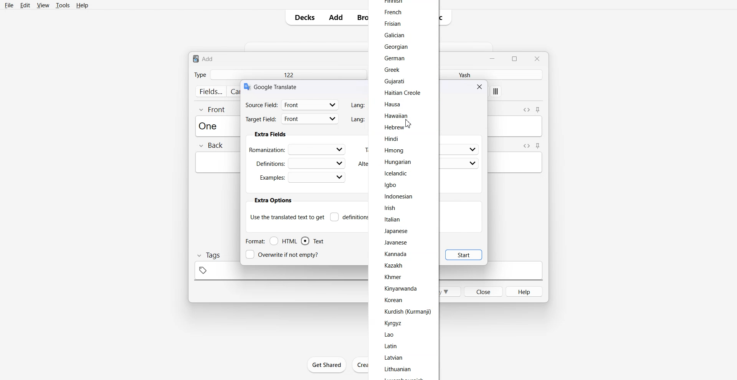 This screenshot has height=380, width=737. I want to click on Examples, so click(302, 177).